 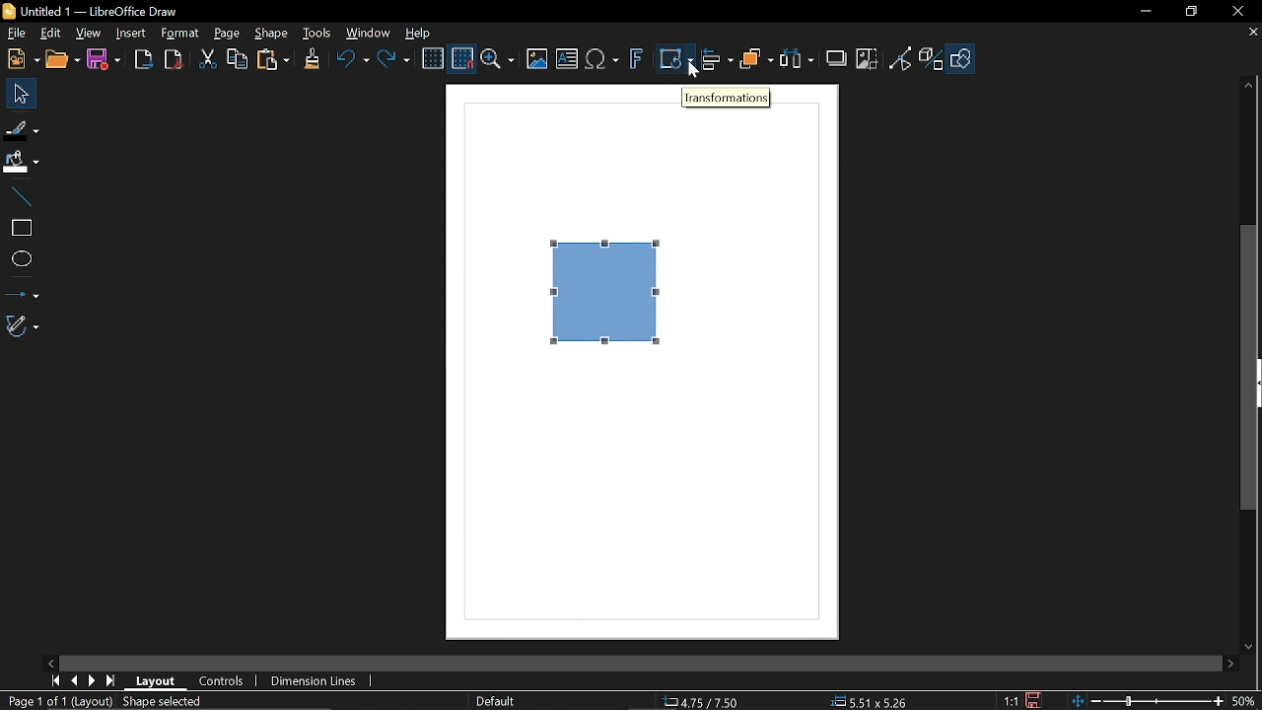 What do you see at coordinates (1146, 701) in the screenshot?
I see `Change zoom` at bounding box center [1146, 701].